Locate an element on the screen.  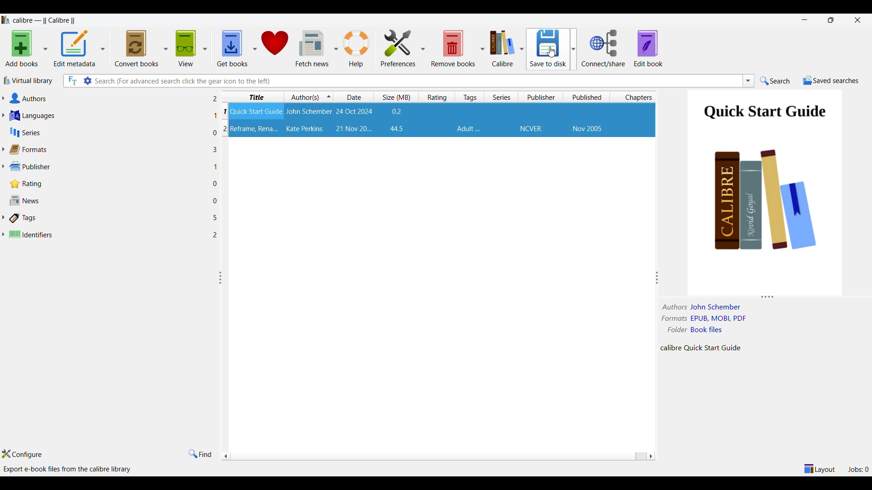
Advanced search is located at coordinates (87, 81).